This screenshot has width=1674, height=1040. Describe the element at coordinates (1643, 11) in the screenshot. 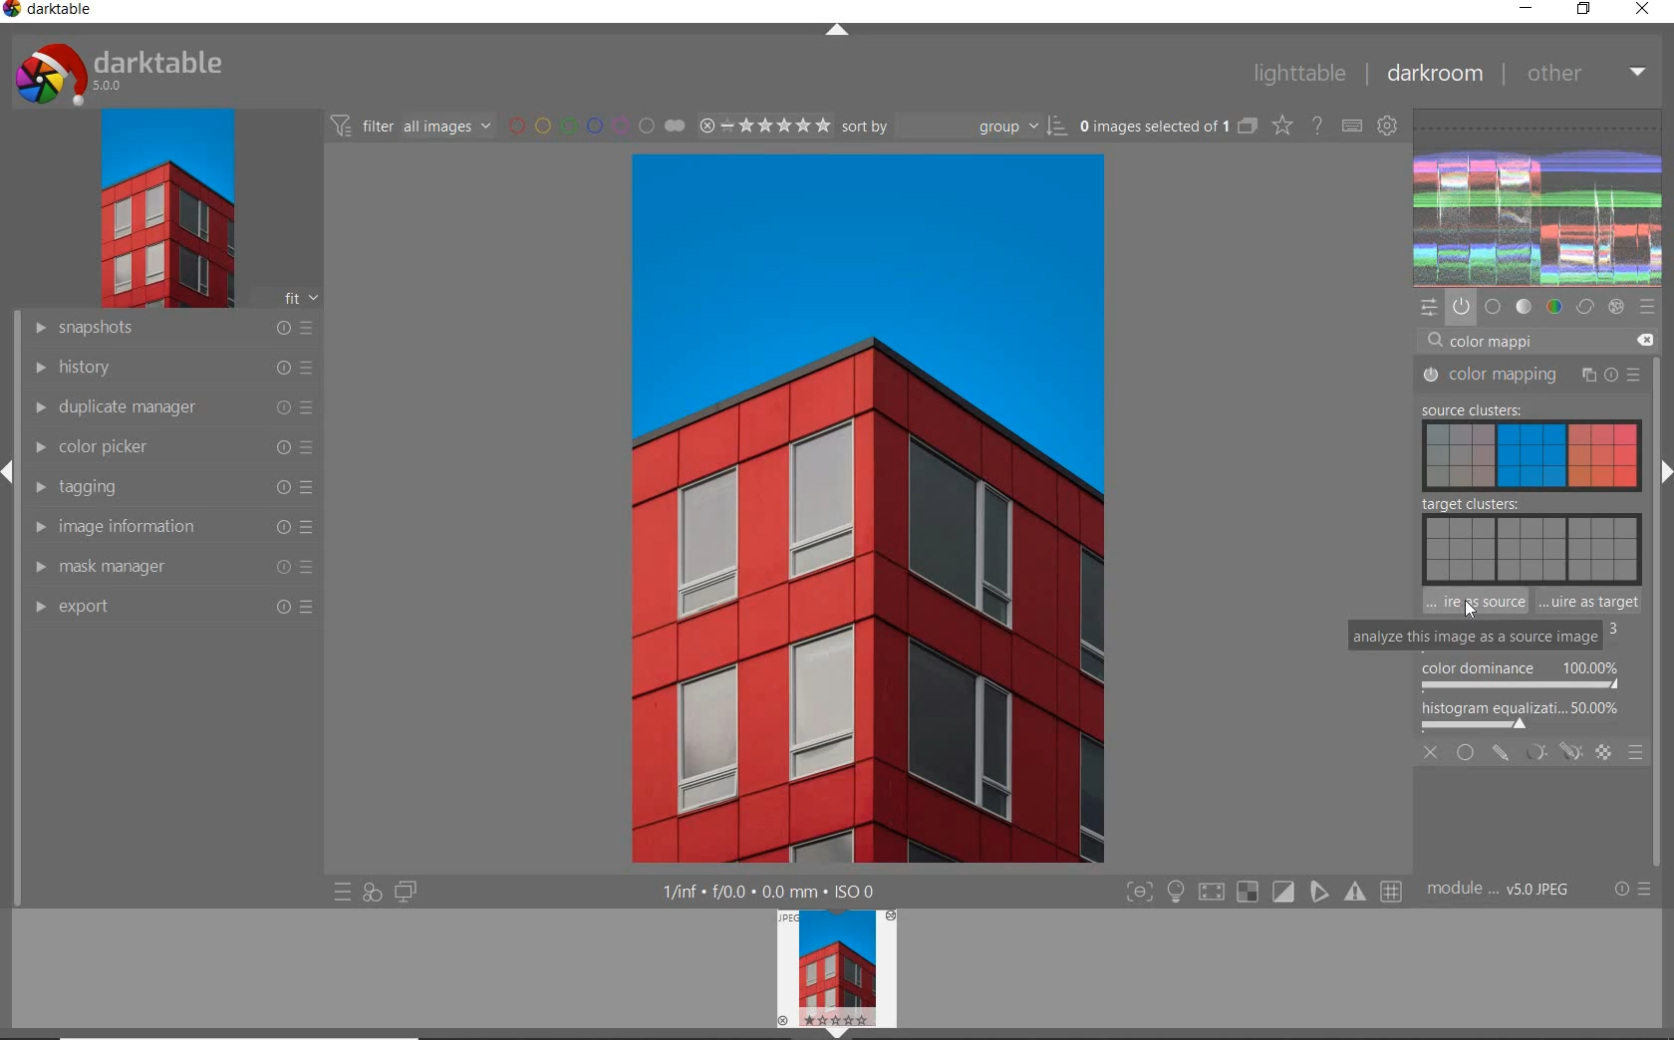

I see `close` at that location.